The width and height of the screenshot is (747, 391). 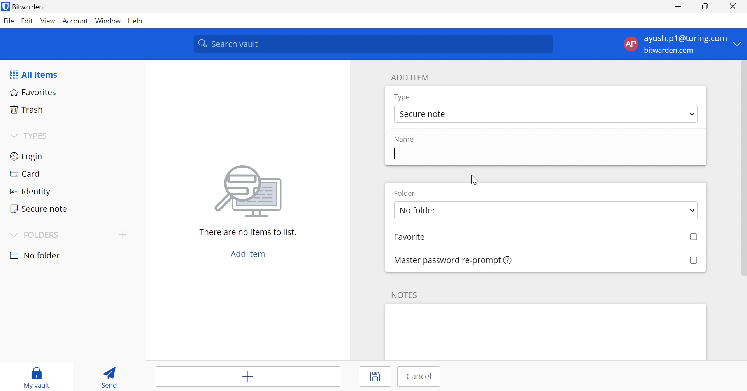 What do you see at coordinates (407, 139) in the screenshot?
I see `` at bounding box center [407, 139].